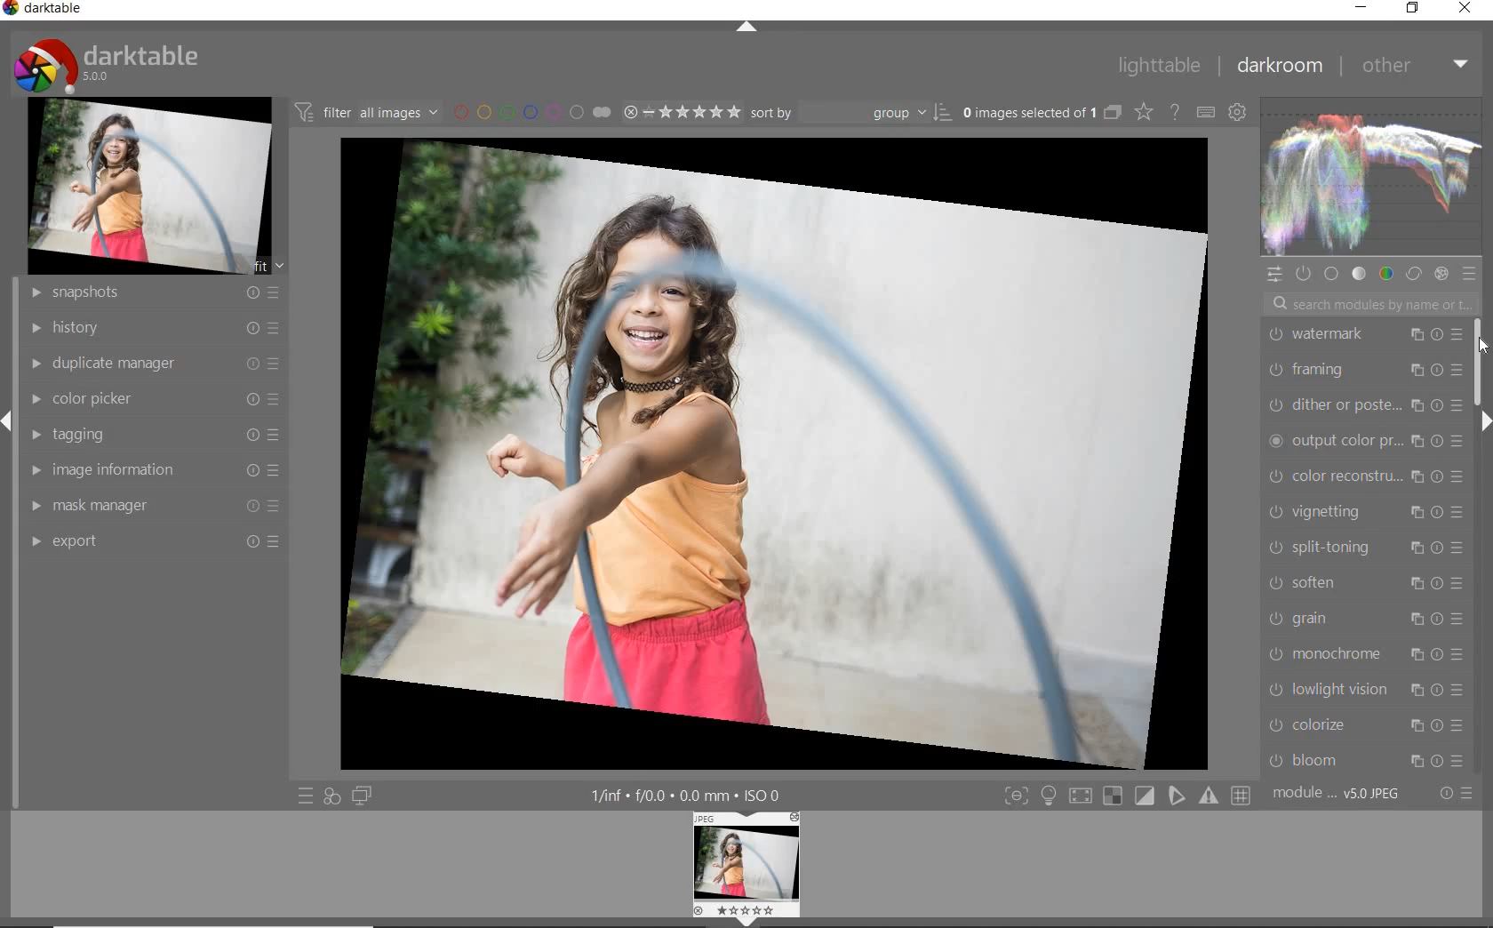 The width and height of the screenshot is (1493, 928). I want to click on define keyboard shortcut, so click(1206, 113).